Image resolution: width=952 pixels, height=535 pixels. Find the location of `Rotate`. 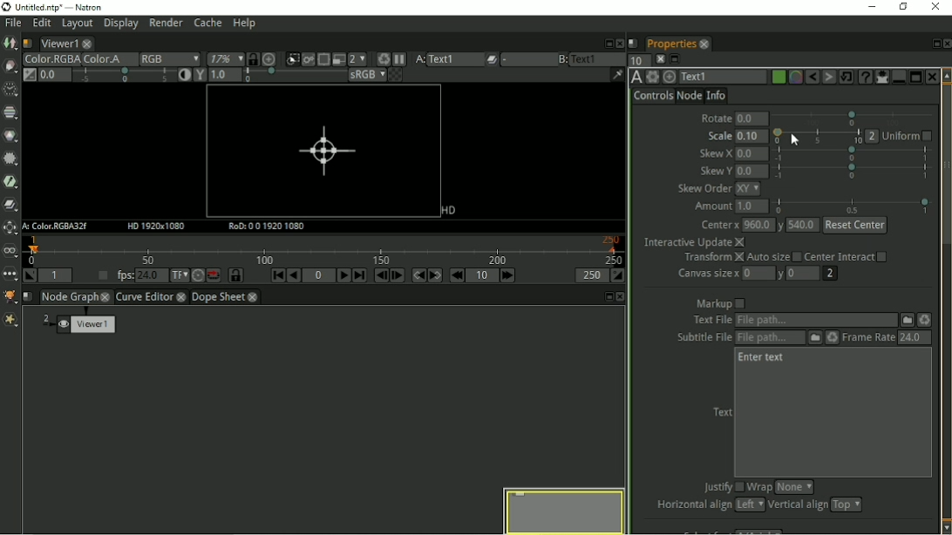

Rotate is located at coordinates (818, 118).